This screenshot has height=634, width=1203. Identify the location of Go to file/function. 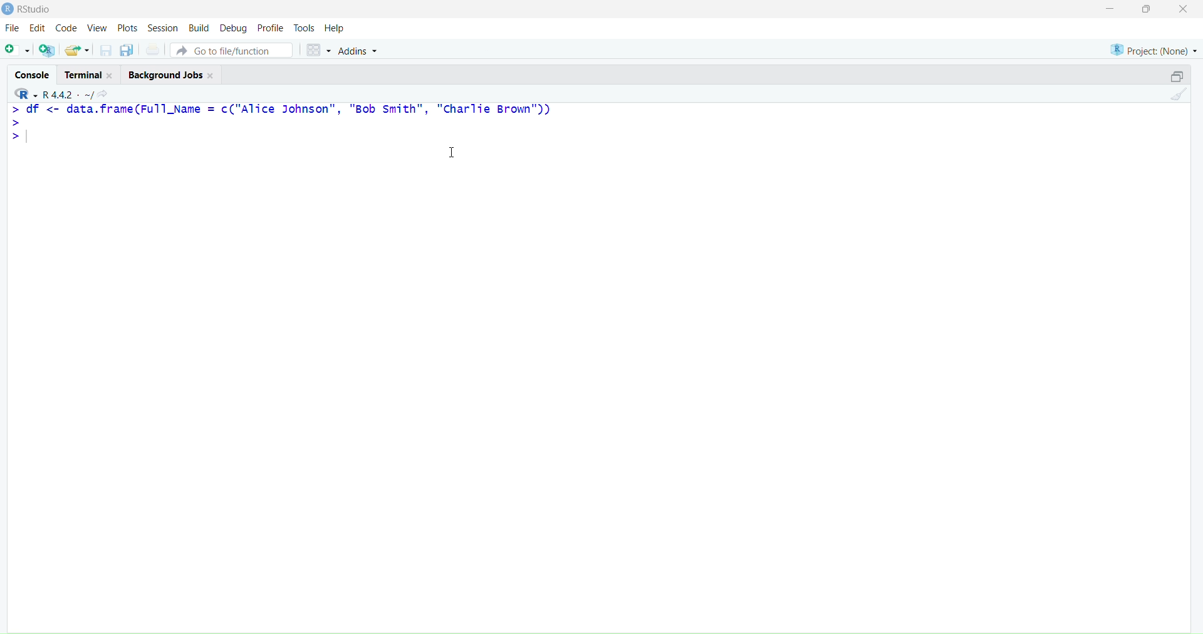
(232, 49).